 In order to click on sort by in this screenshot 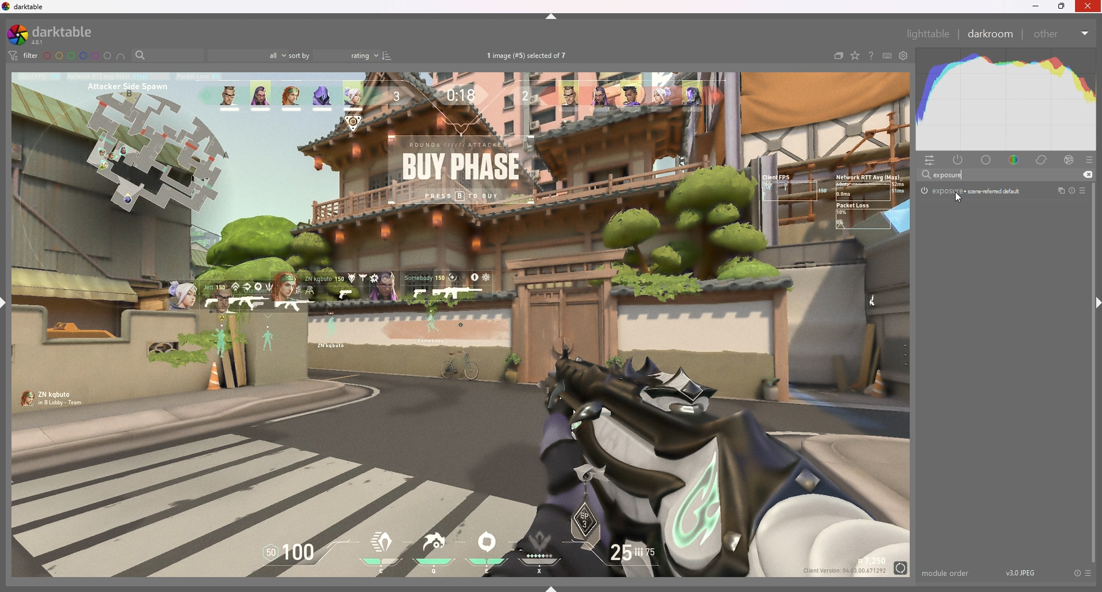, I will do `click(335, 55)`.